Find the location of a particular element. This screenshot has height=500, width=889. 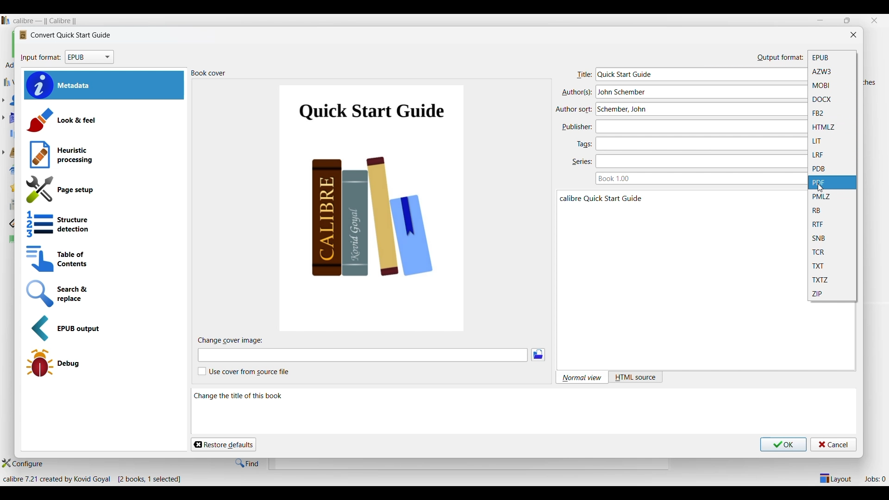

Cover of current book is located at coordinates (373, 207).